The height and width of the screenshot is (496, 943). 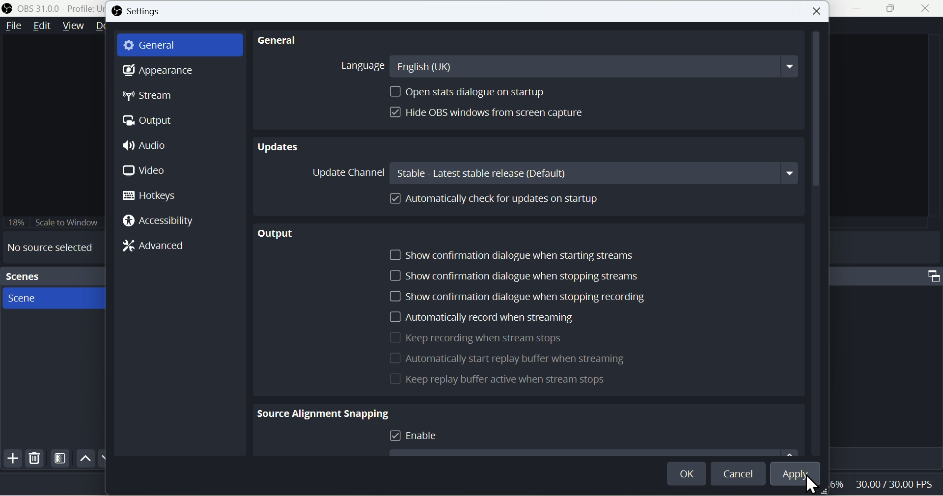 I want to click on Updates, so click(x=280, y=150).